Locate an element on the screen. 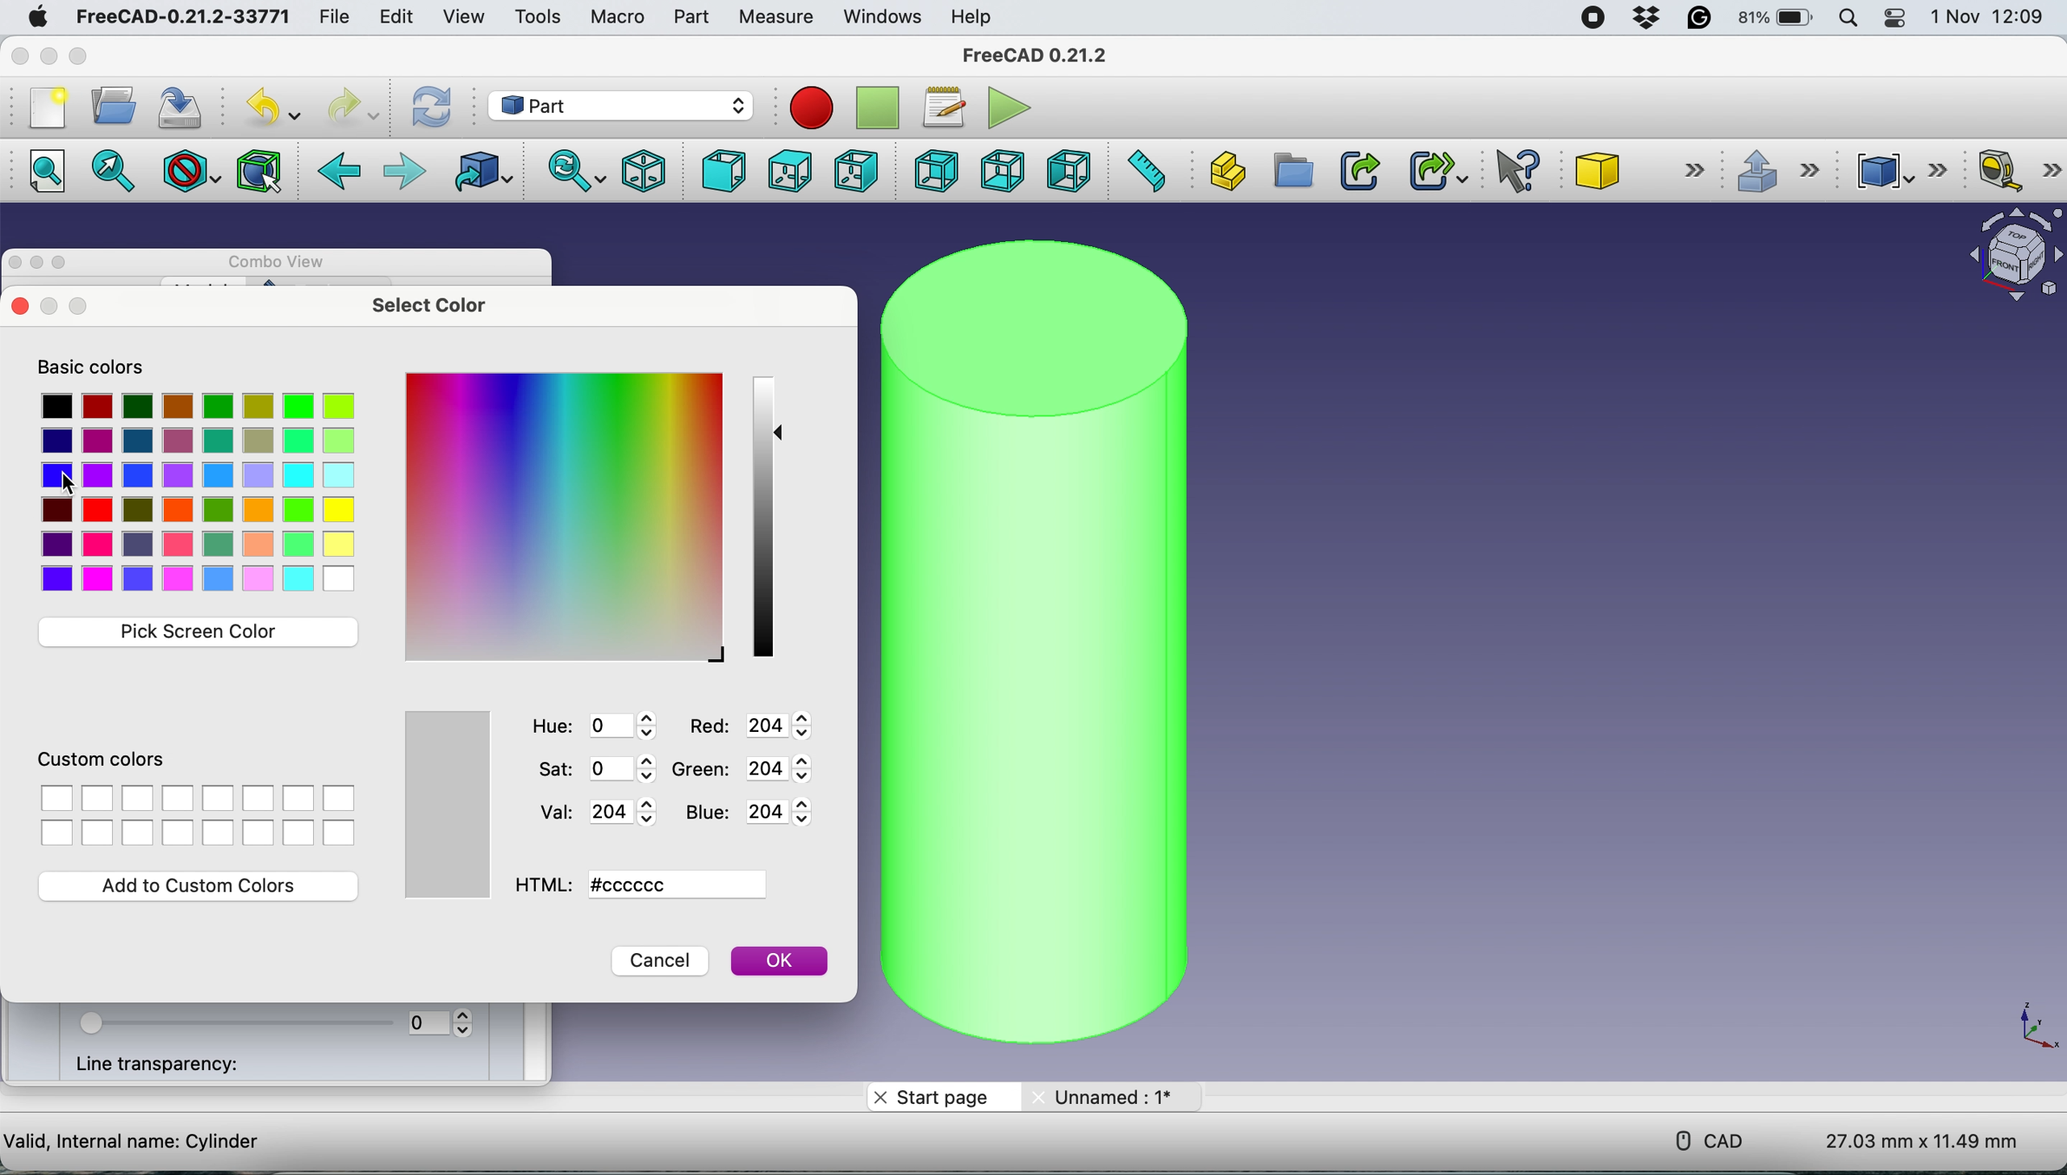 The image size is (2067, 1175). isometric is located at coordinates (642, 170).